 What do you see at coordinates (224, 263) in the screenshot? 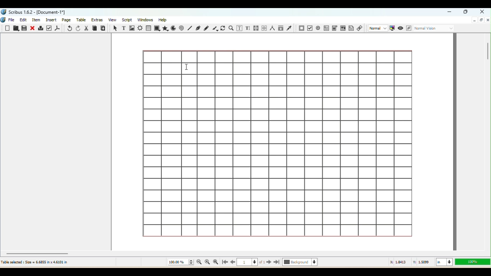
I see `Go to the first page` at bounding box center [224, 263].